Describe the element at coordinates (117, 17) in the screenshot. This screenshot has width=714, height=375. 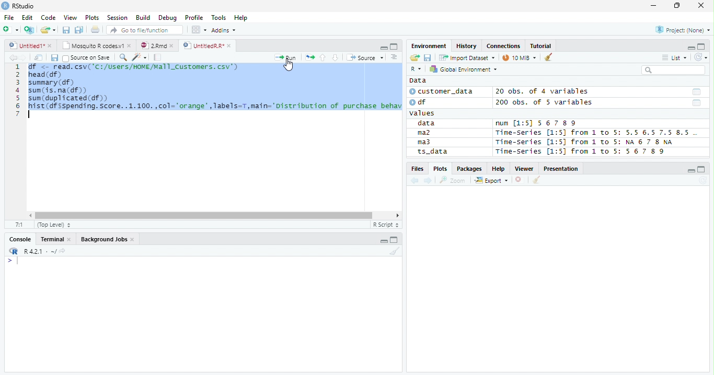
I see `Session` at that location.